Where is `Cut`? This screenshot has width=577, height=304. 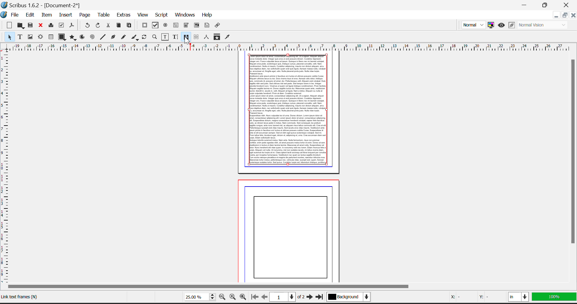 Cut is located at coordinates (108, 26).